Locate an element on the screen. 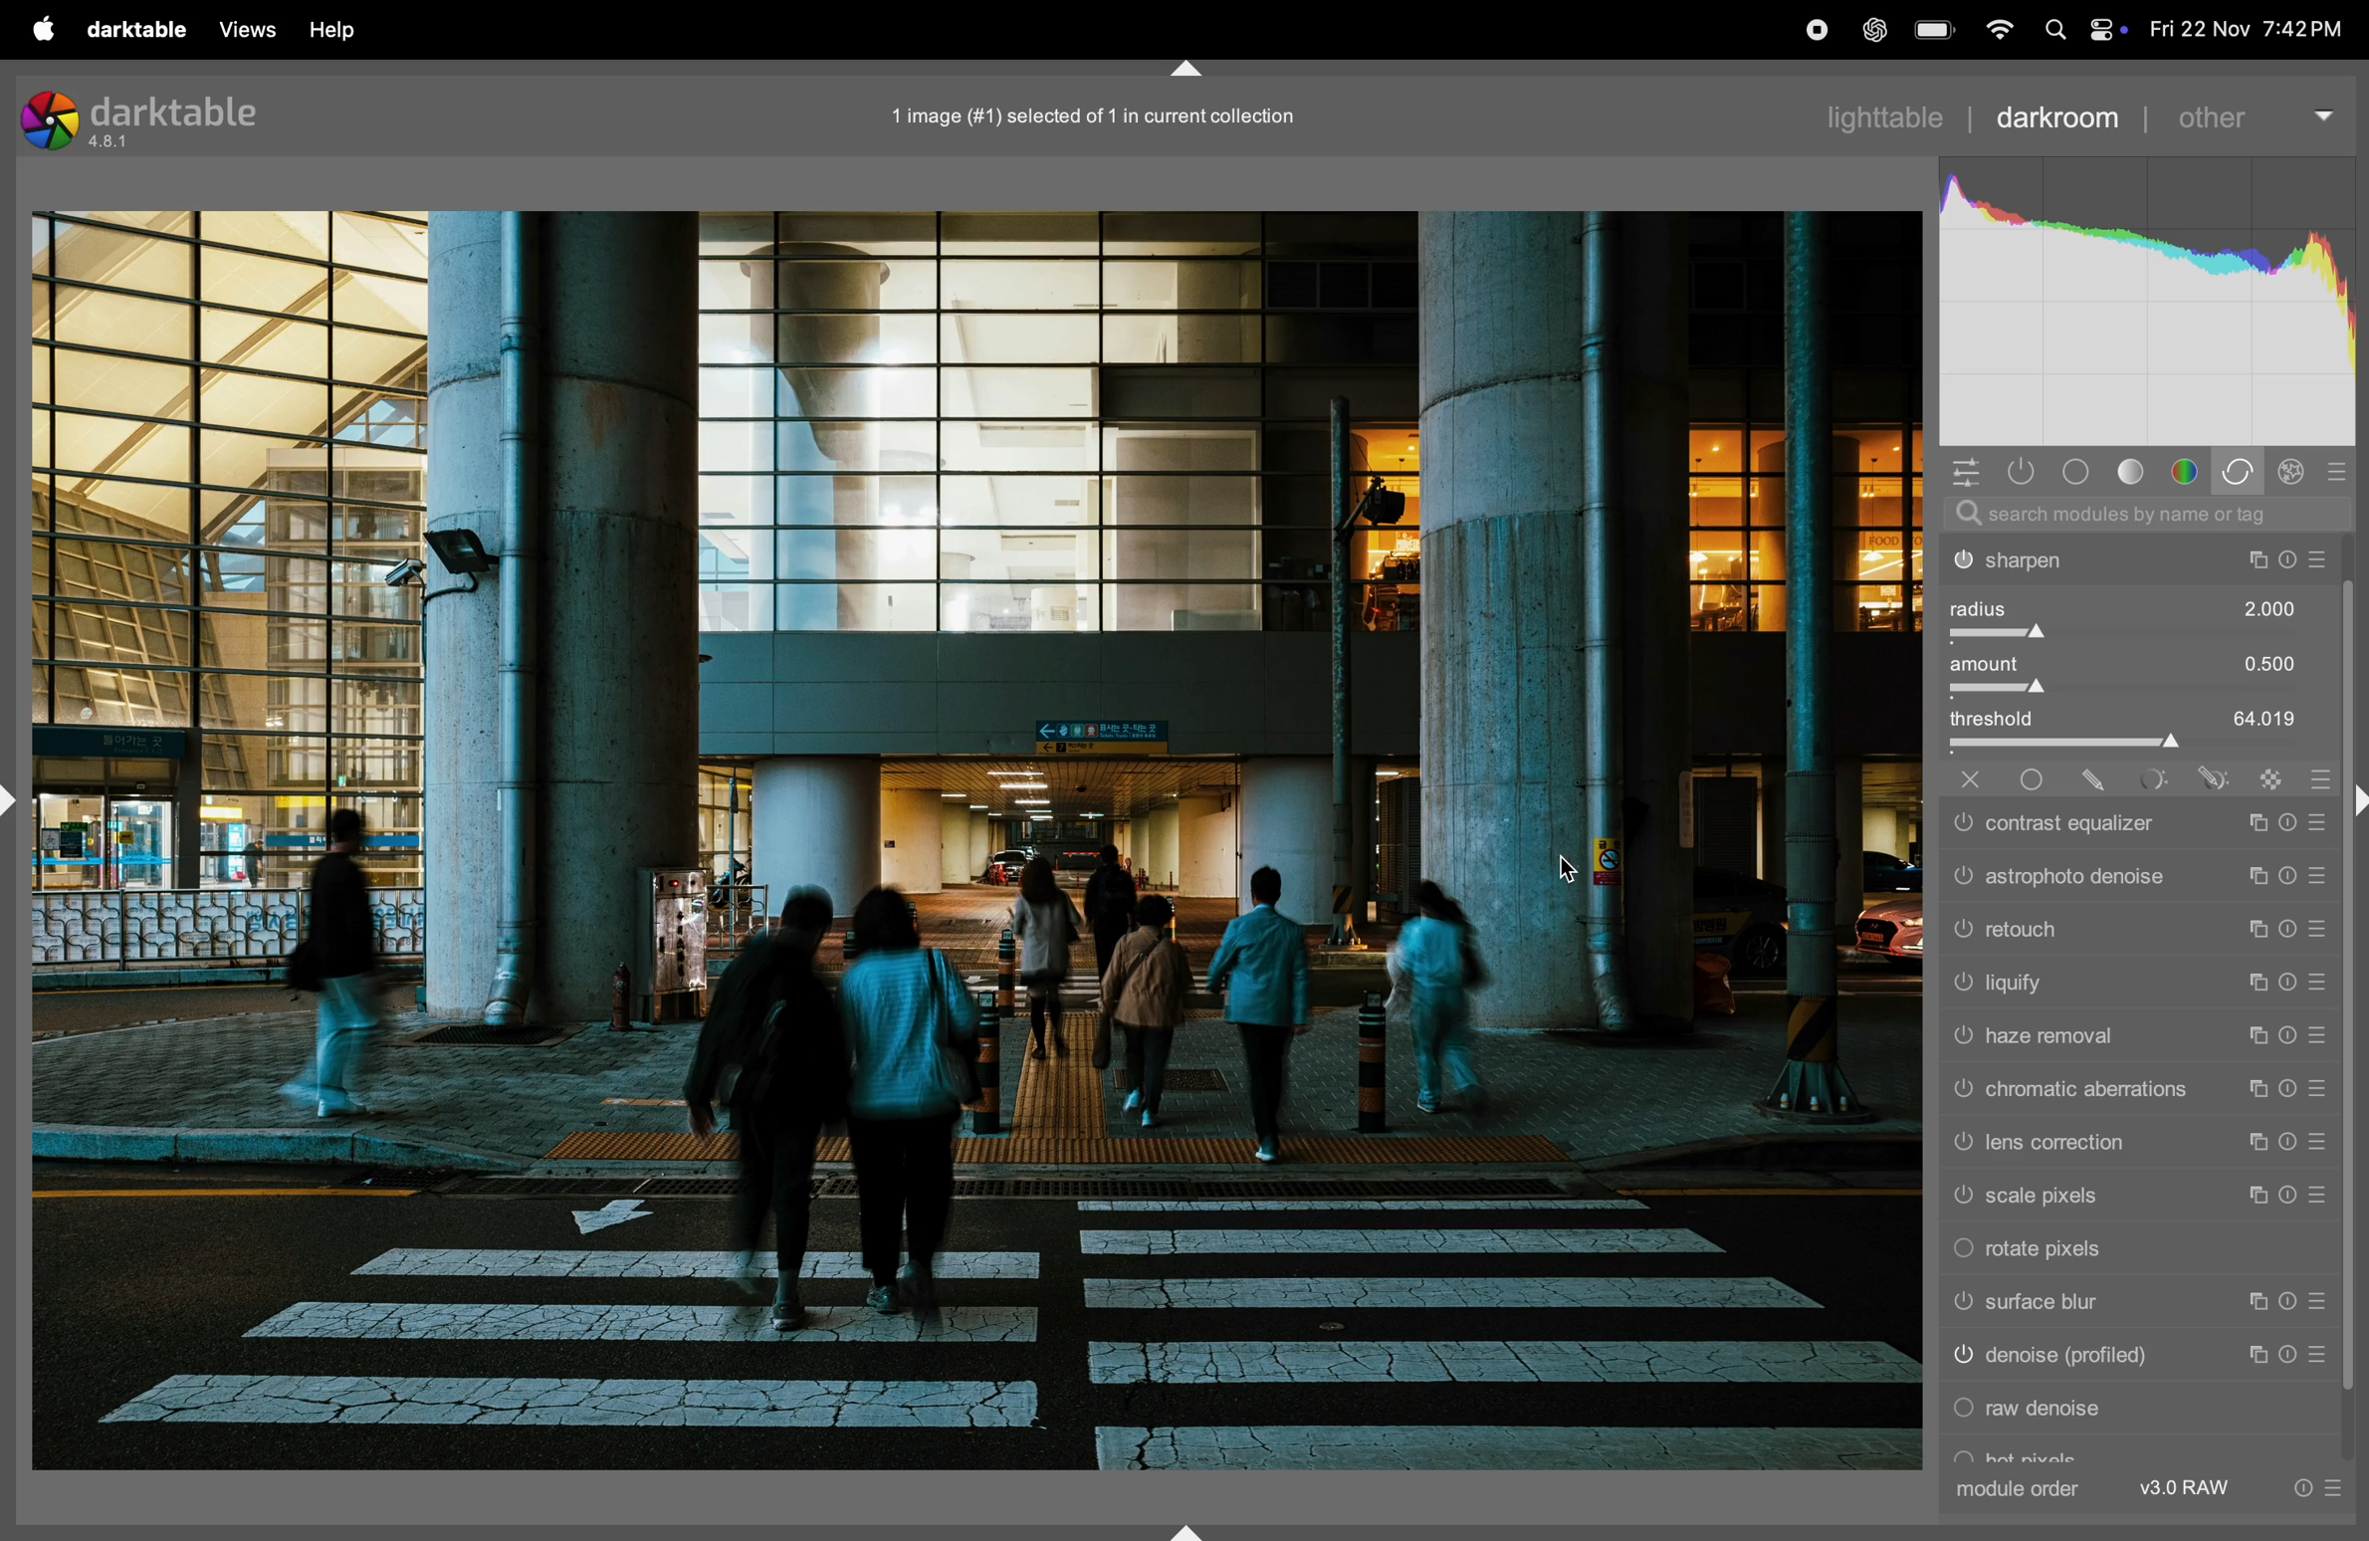 The image size is (2369, 1541). views is located at coordinates (249, 29).